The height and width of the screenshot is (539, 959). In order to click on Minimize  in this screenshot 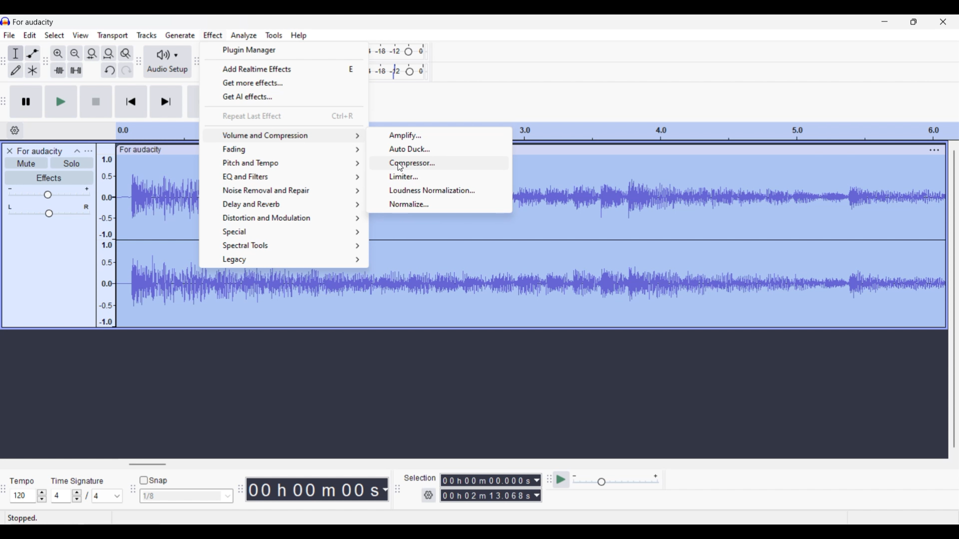, I will do `click(885, 21)`.